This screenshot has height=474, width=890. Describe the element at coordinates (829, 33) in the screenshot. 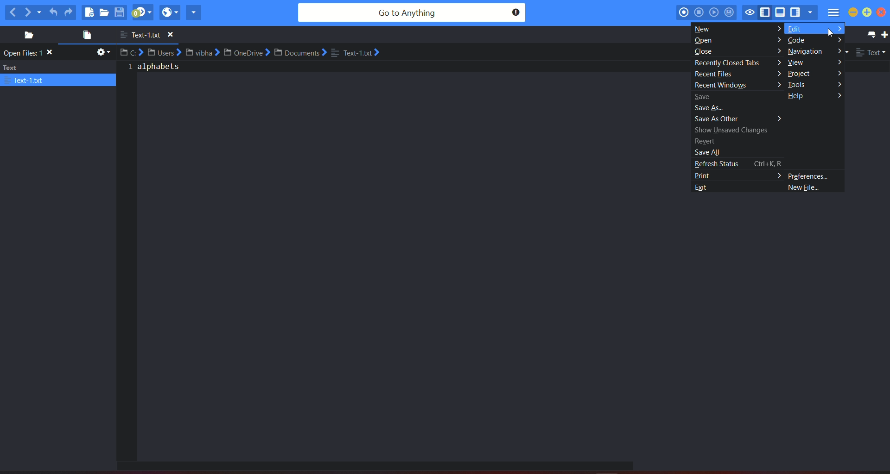

I see `Cursor` at that location.